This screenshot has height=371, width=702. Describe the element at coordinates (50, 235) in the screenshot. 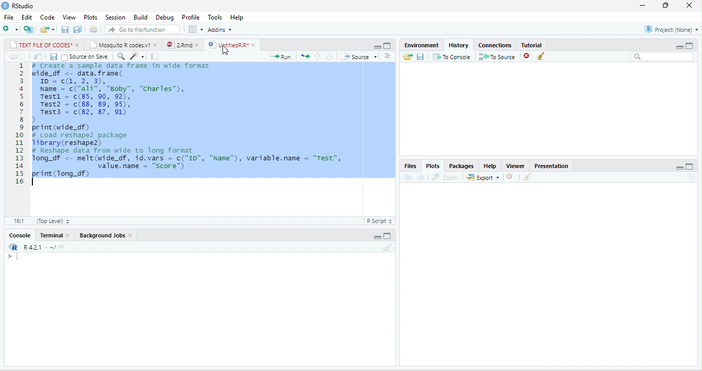

I see `Terminal` at that location.